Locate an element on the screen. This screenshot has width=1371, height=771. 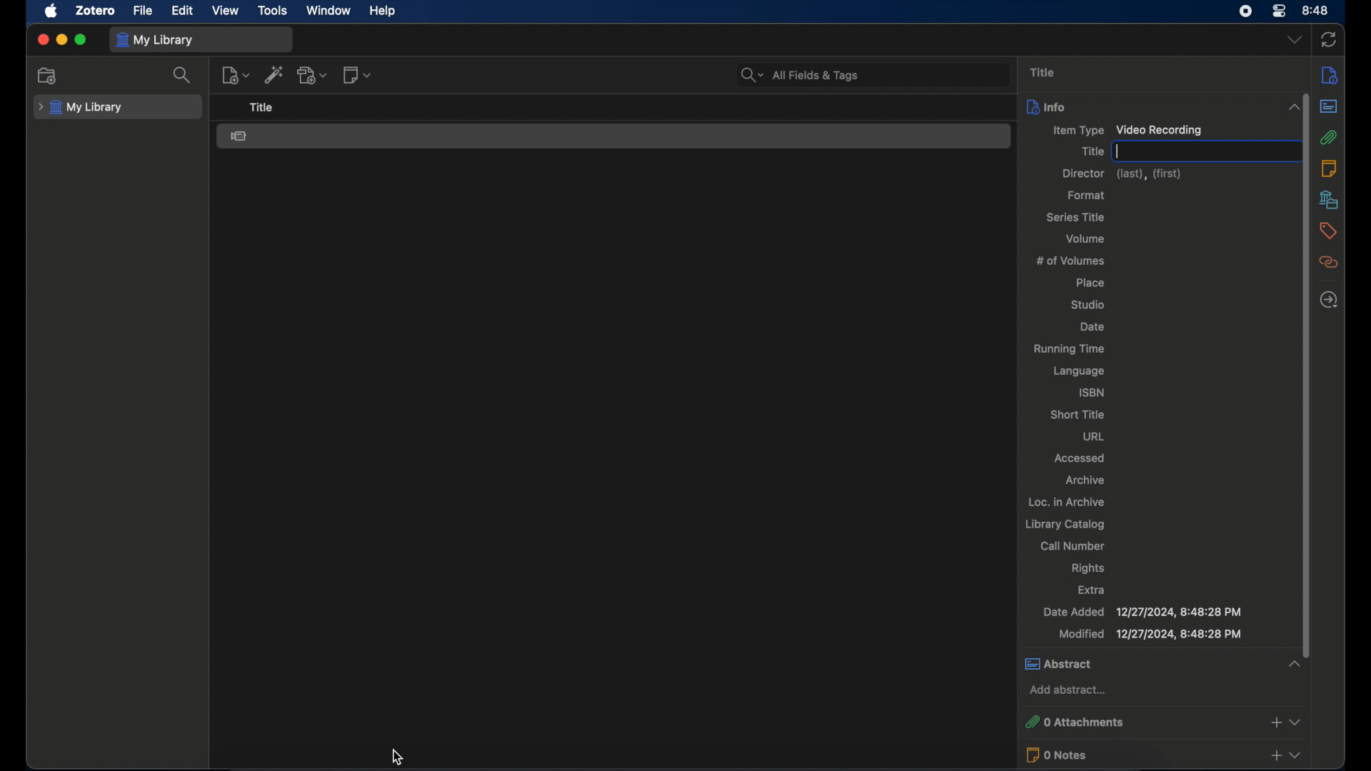
title is located at coordinates (261, 107).